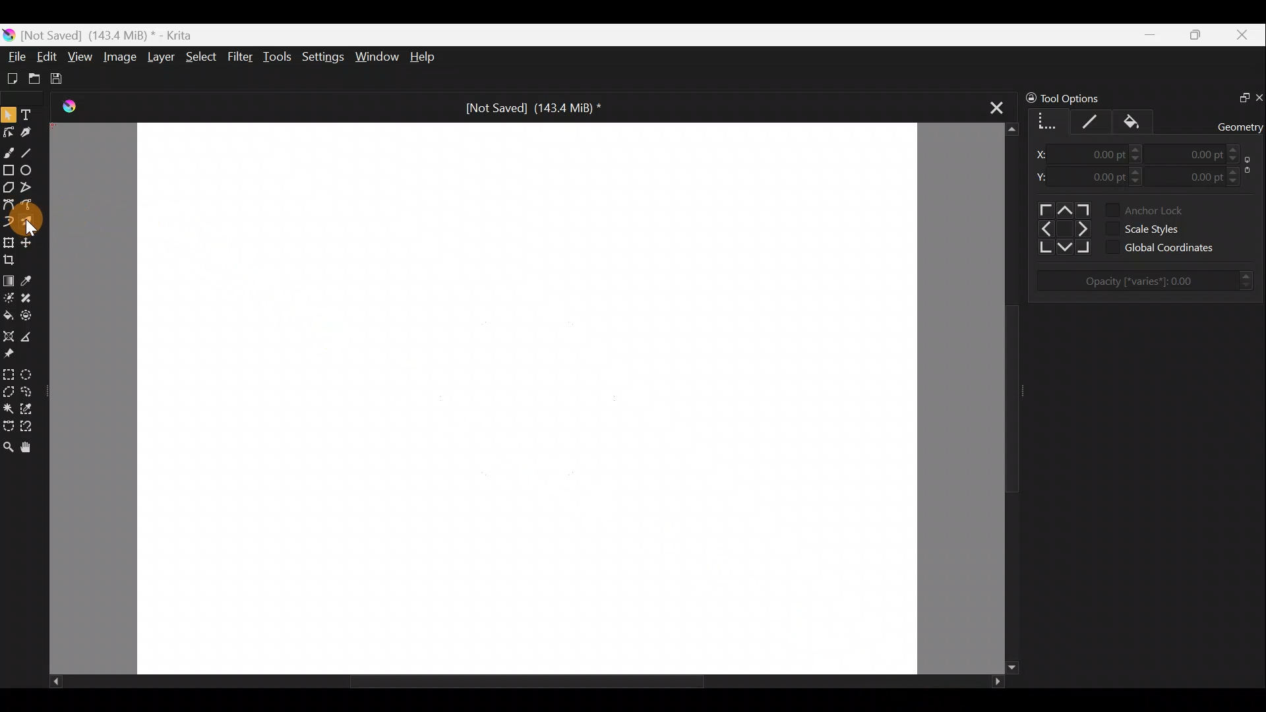 The image size is (1266, 712). What do you see at coordinates (30, 372) in the screenshot?
I see `Elliptical selection tool` at bounding box center [30, 372].